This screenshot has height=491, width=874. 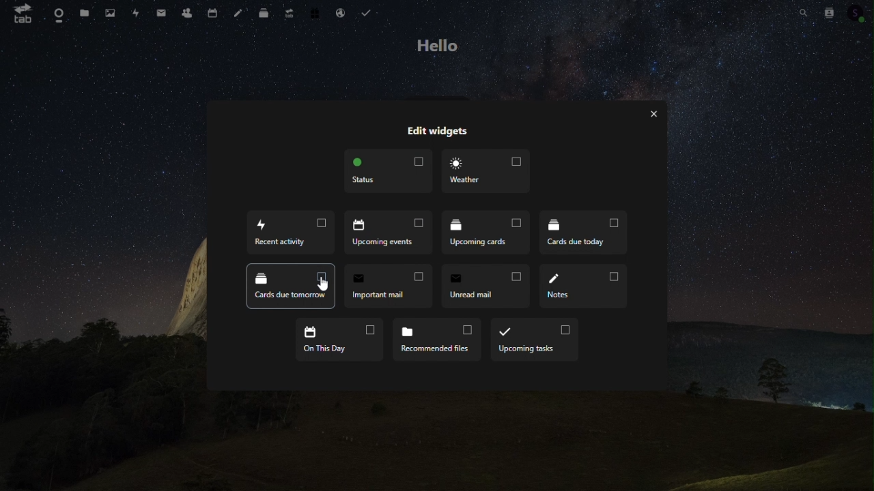 I want to click on Hello, so click(x=441, y=44).